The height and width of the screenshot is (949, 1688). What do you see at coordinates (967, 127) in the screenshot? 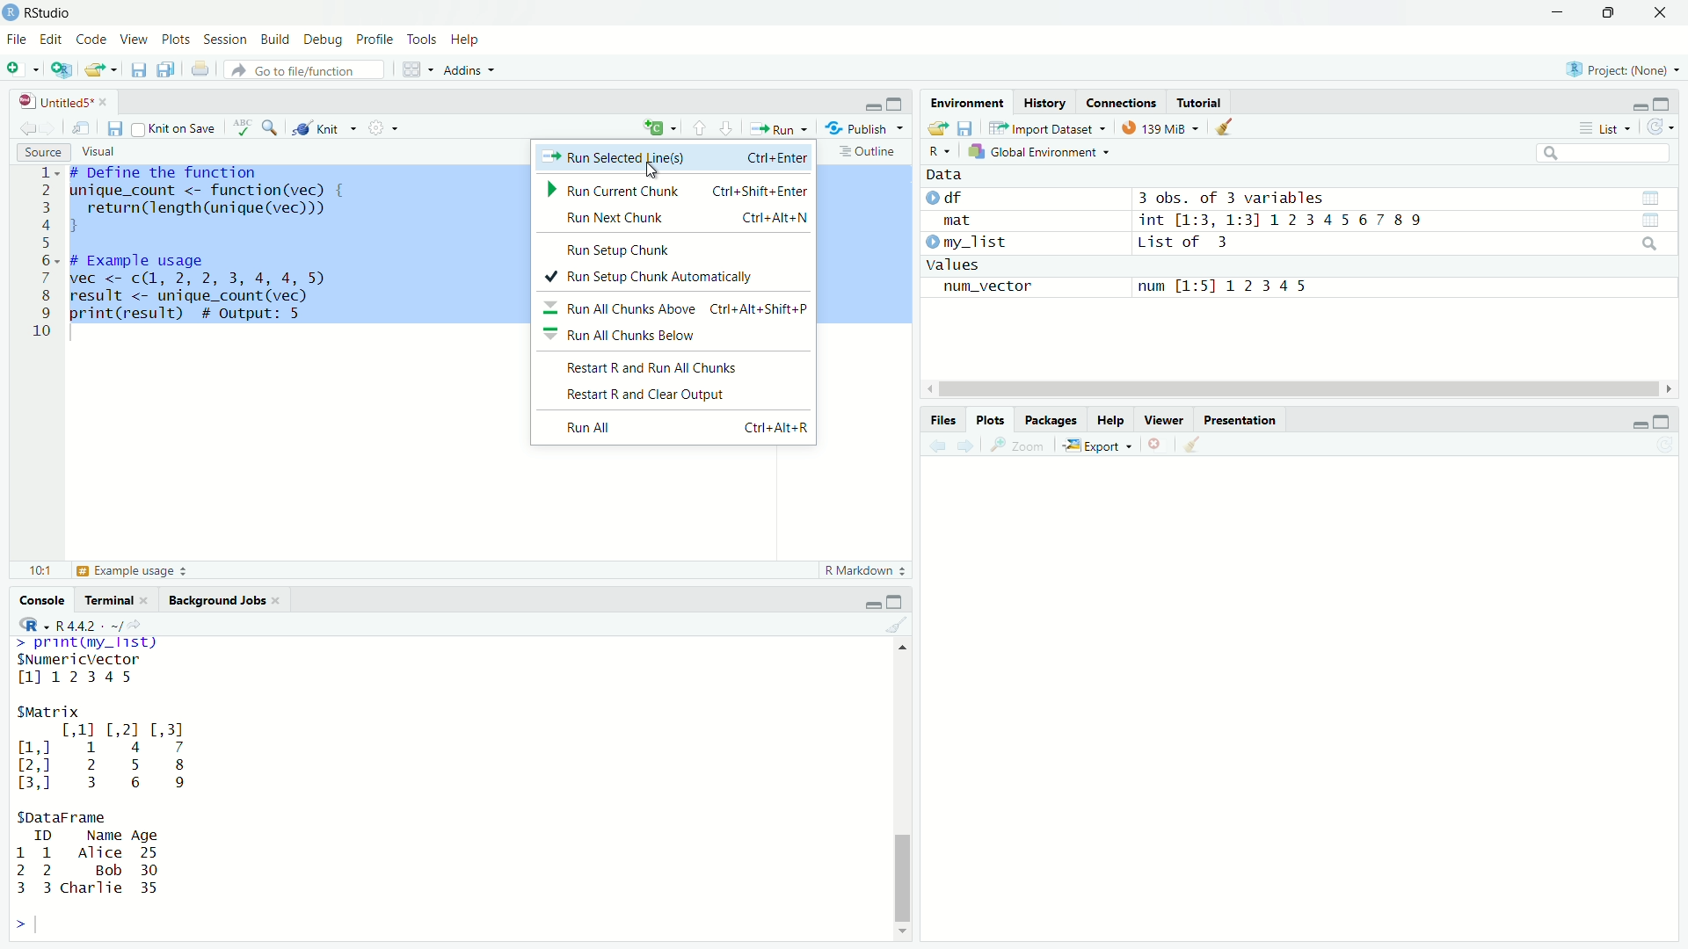
I see `save` at bounding box center [967, 127].